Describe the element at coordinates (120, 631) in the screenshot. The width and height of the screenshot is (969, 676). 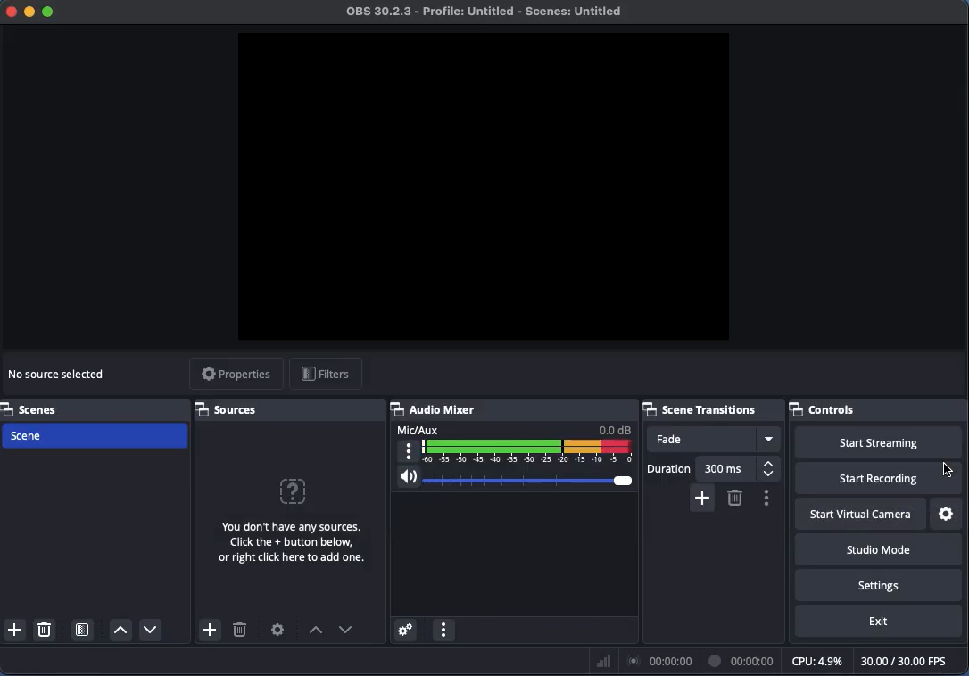
I see `Move up` at that location.